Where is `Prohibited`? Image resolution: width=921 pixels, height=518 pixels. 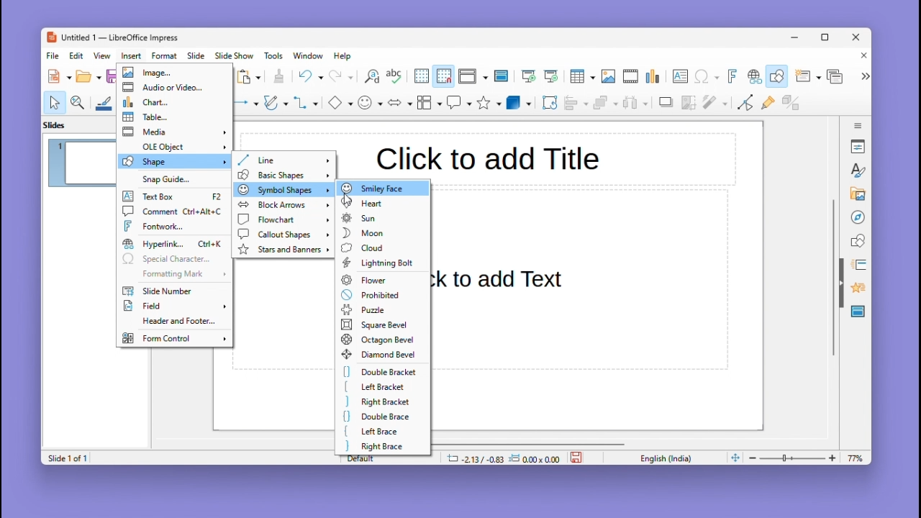
Prohibited is located at coordinates (380, 294).